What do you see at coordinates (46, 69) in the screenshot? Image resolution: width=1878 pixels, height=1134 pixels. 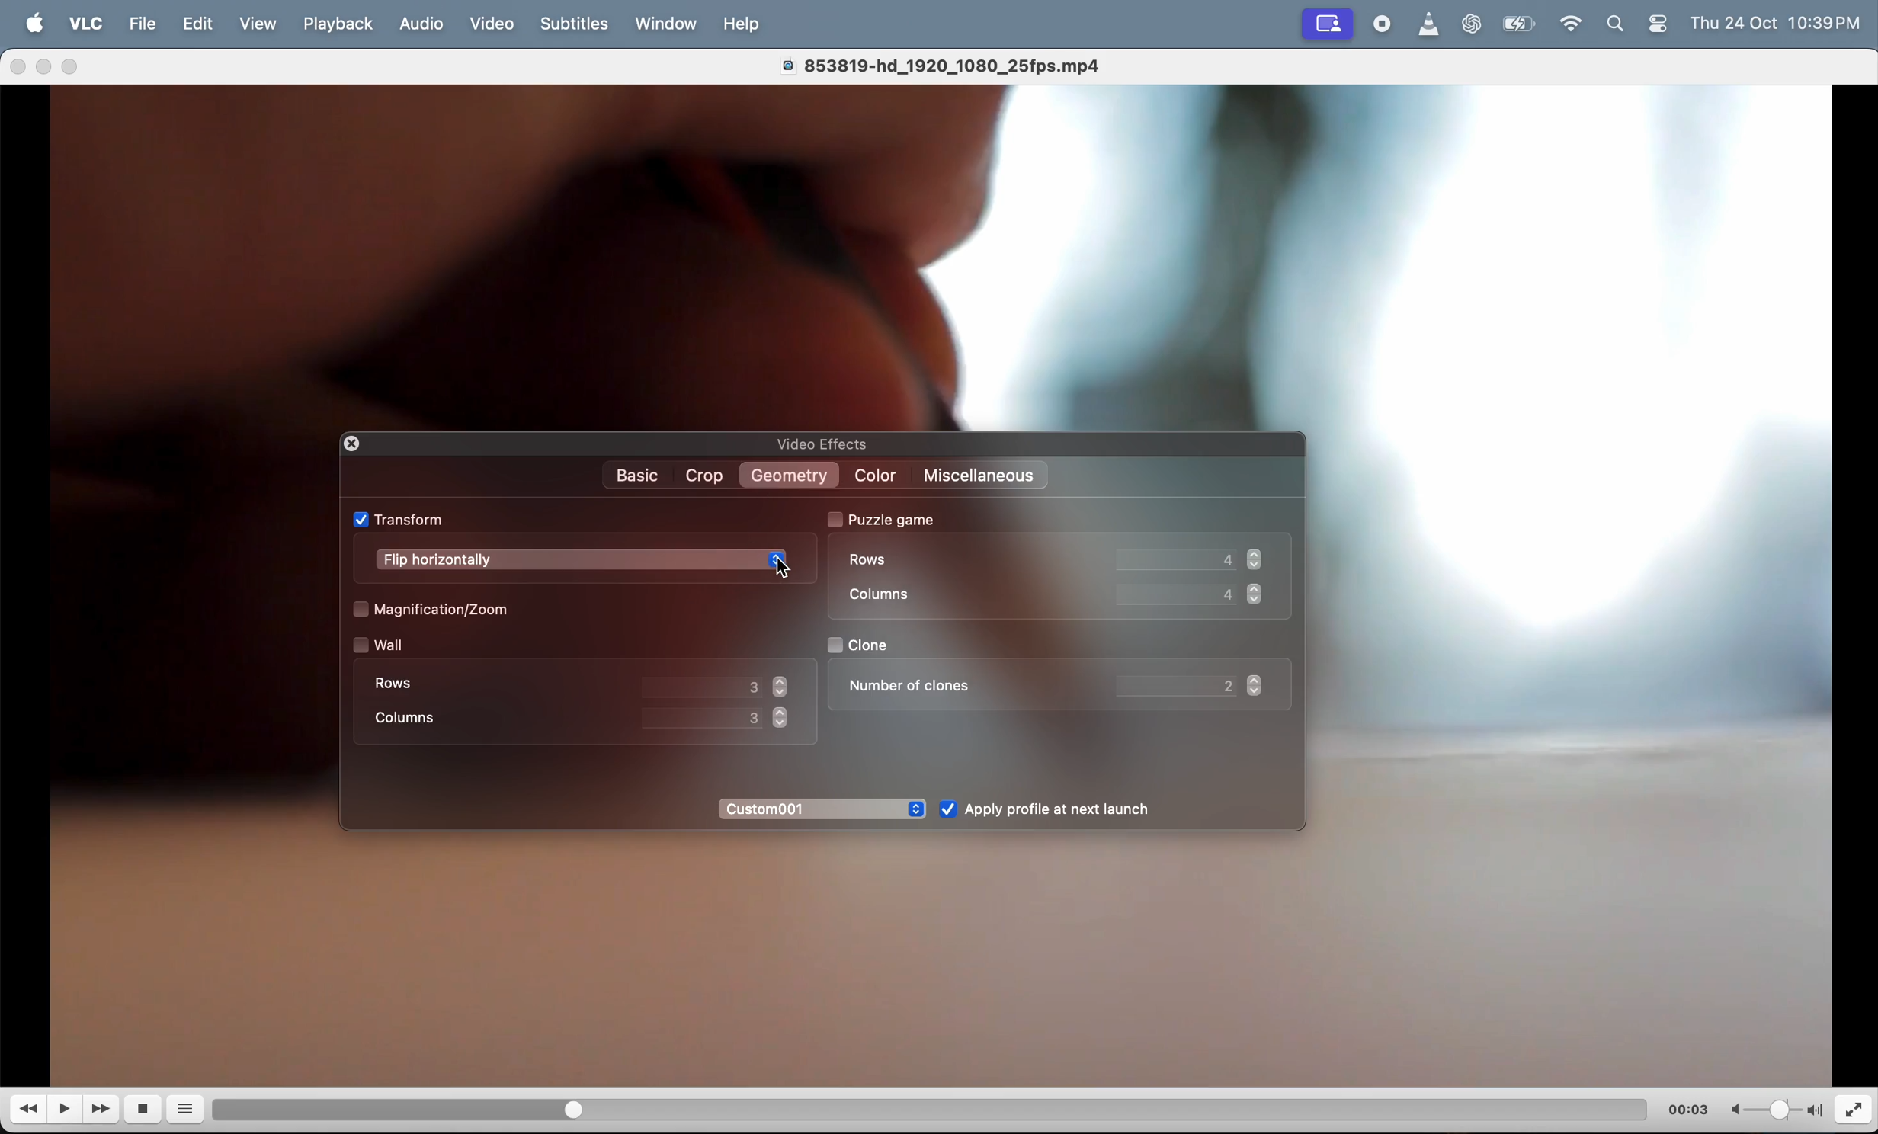 I see `minimize` at bounding box center [46, 69].